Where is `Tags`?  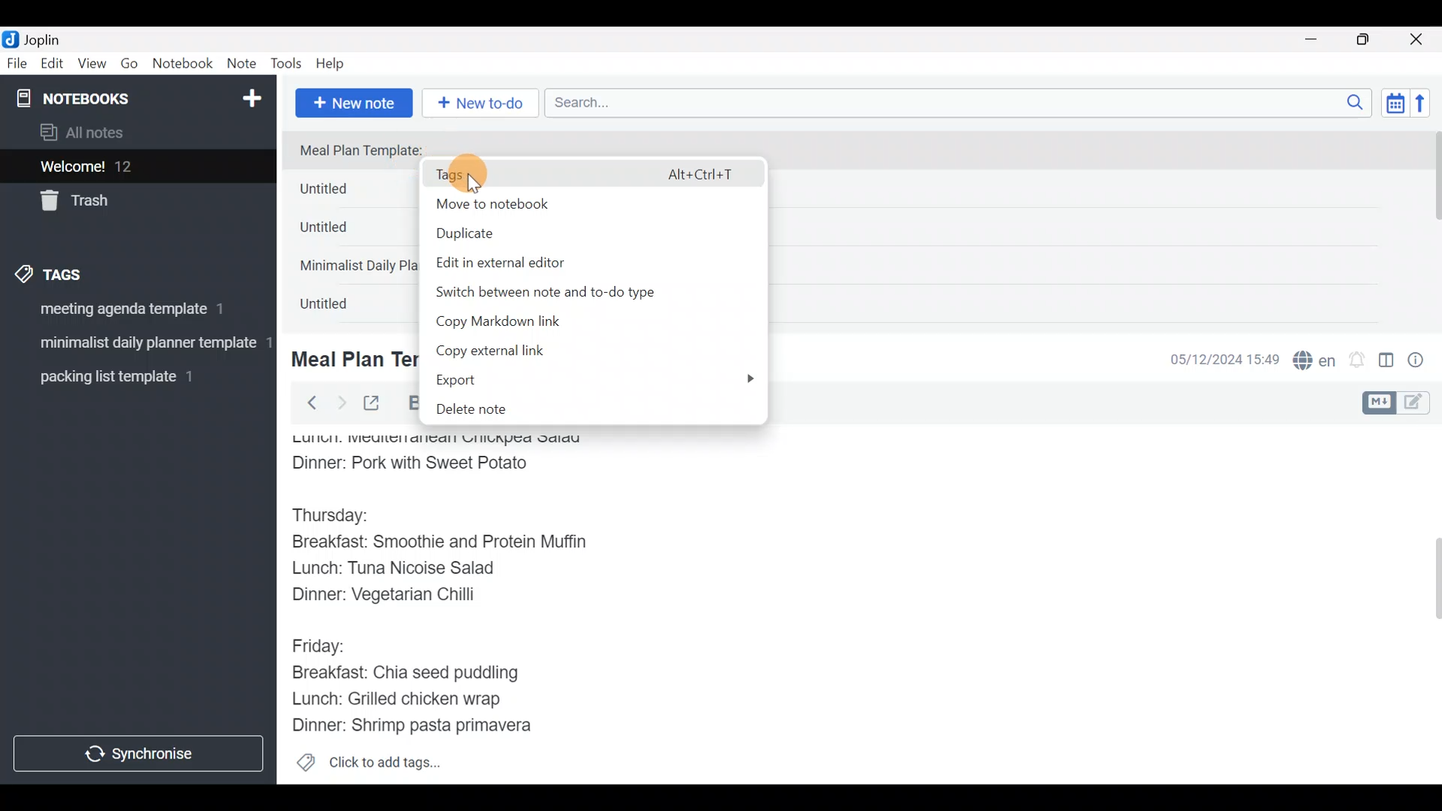
Tags is located at coordinates (84, 272).